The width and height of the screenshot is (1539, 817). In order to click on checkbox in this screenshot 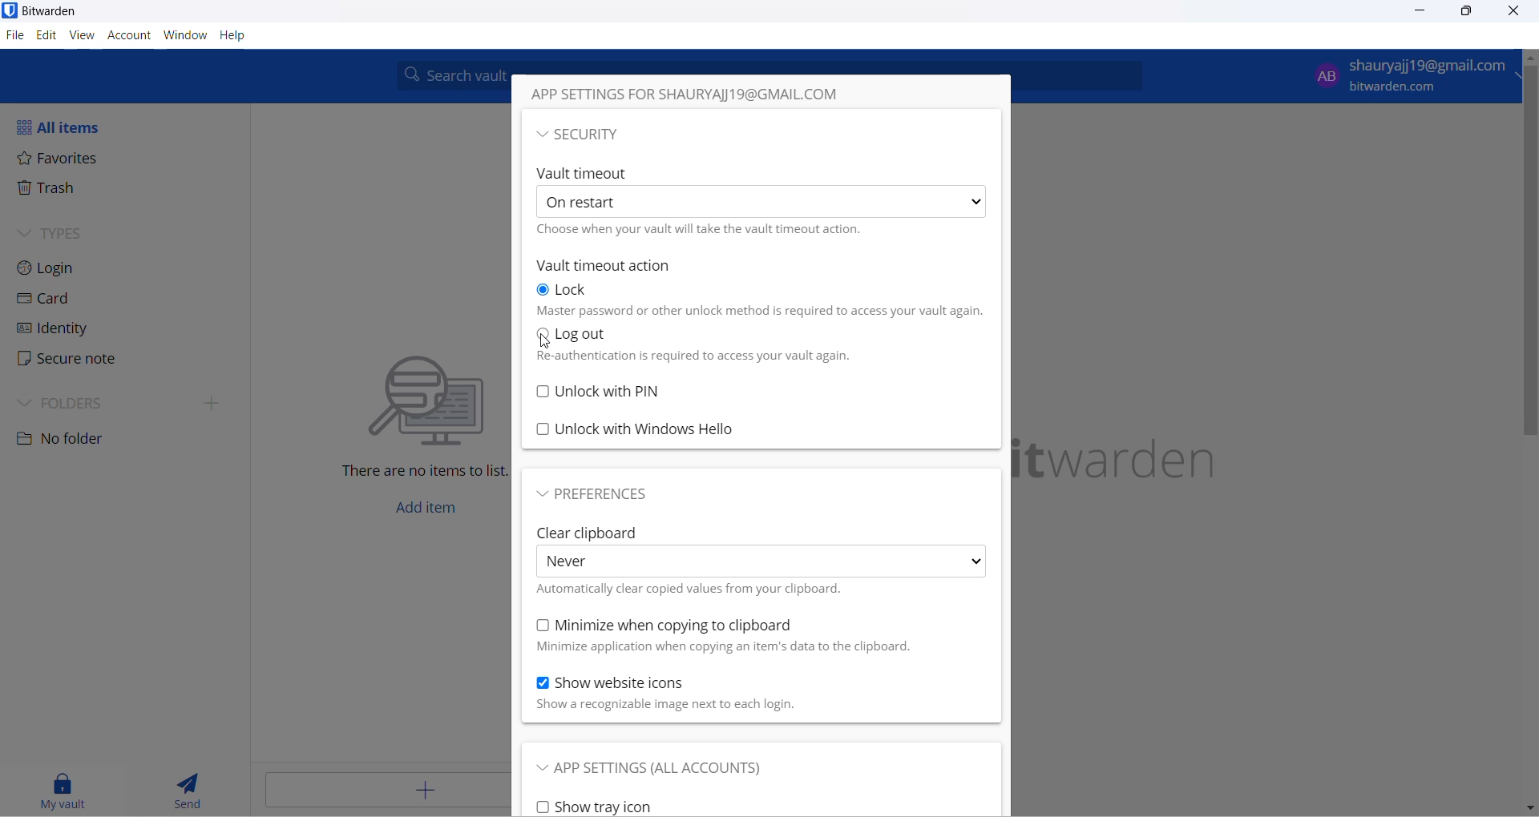, I will do `click(693, 590)`.